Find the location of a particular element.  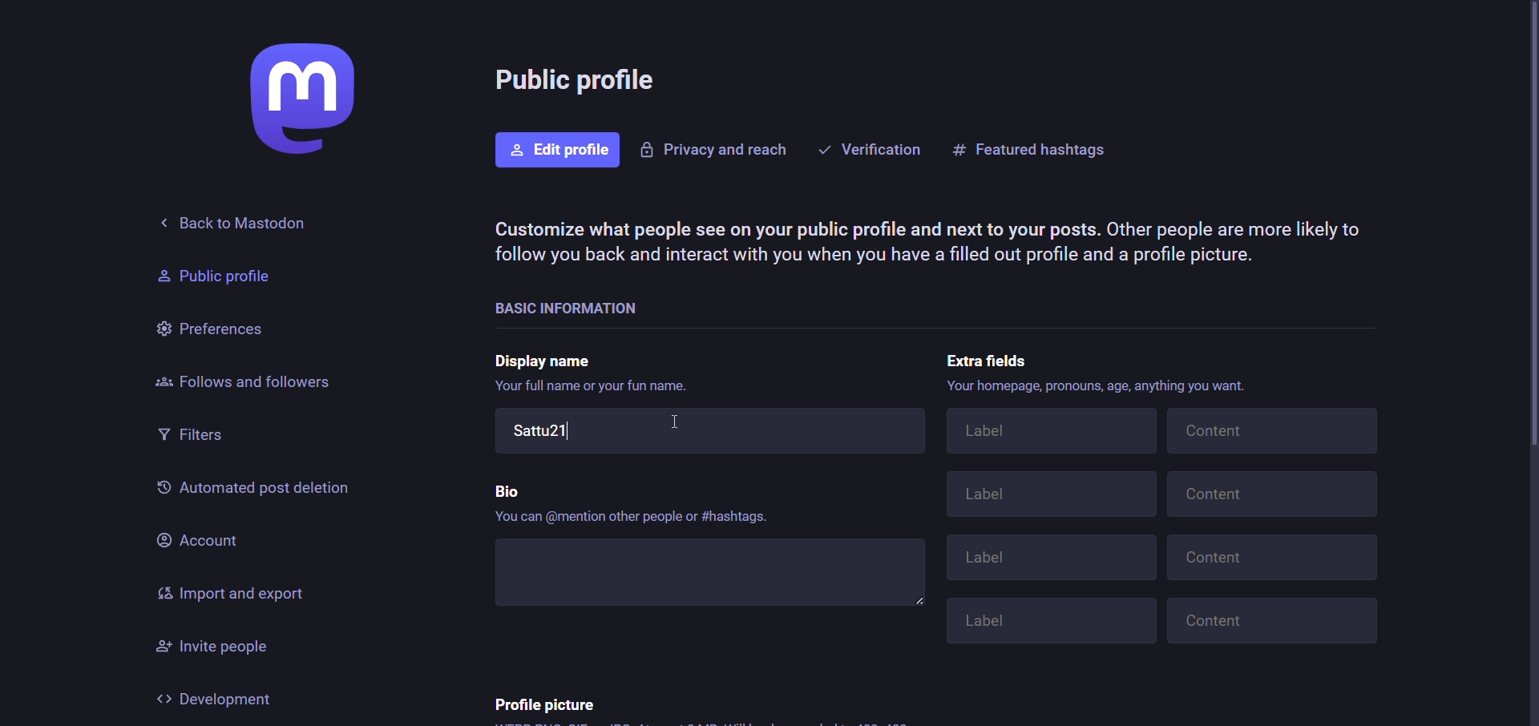

preferences is located at coordinates (211, 325).